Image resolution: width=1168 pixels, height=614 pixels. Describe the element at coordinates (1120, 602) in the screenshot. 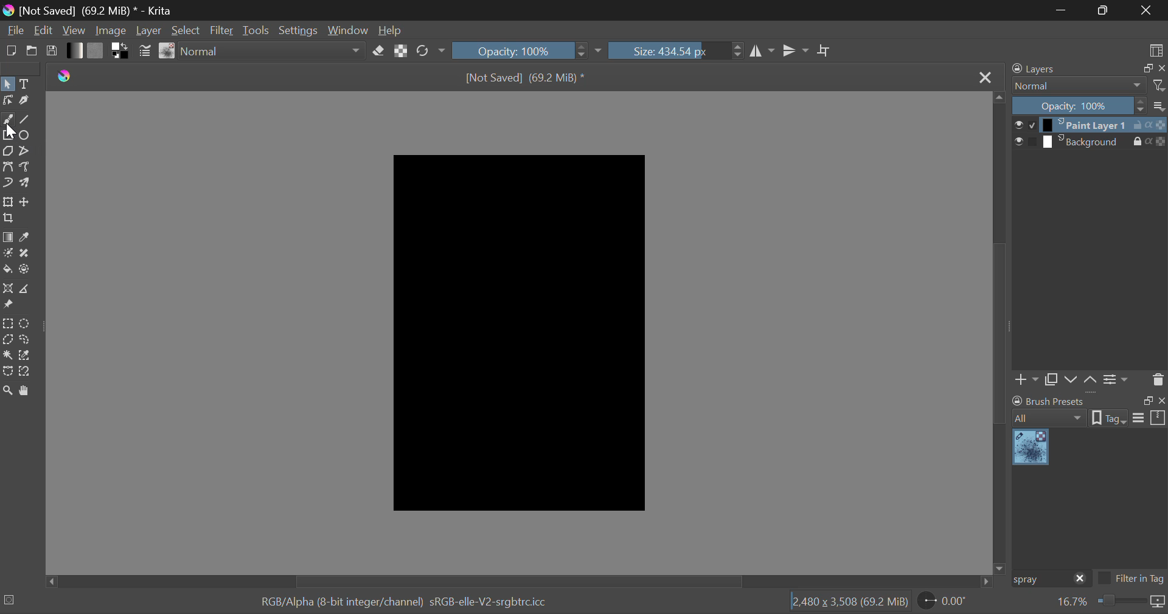

I see `zoom slider` at that location.